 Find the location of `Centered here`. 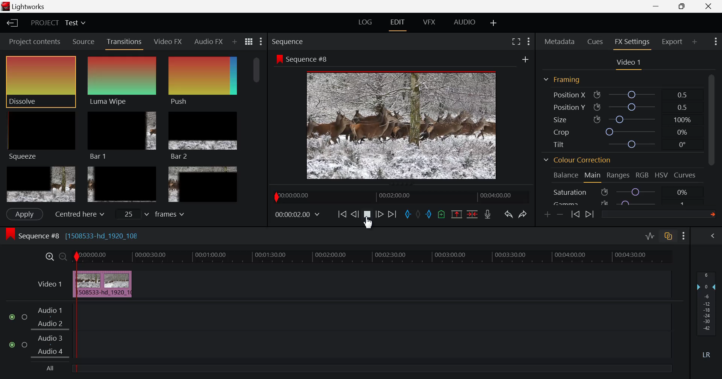

Centered here is located at coordinates (77, 214).